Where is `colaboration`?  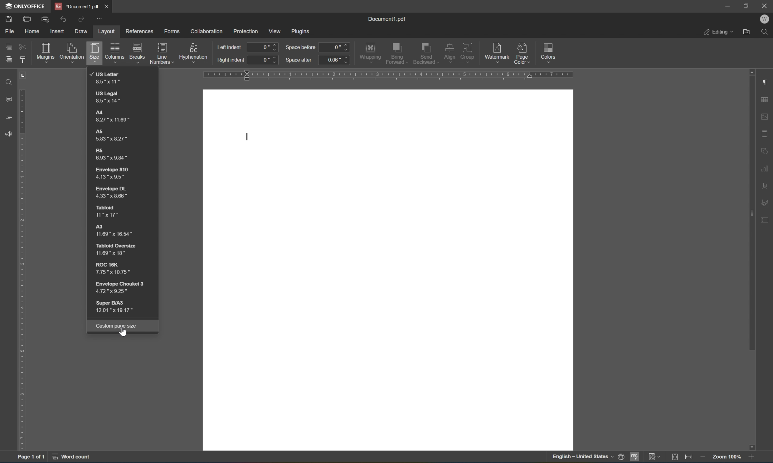 colaboration is located at coordinates (207, 31).